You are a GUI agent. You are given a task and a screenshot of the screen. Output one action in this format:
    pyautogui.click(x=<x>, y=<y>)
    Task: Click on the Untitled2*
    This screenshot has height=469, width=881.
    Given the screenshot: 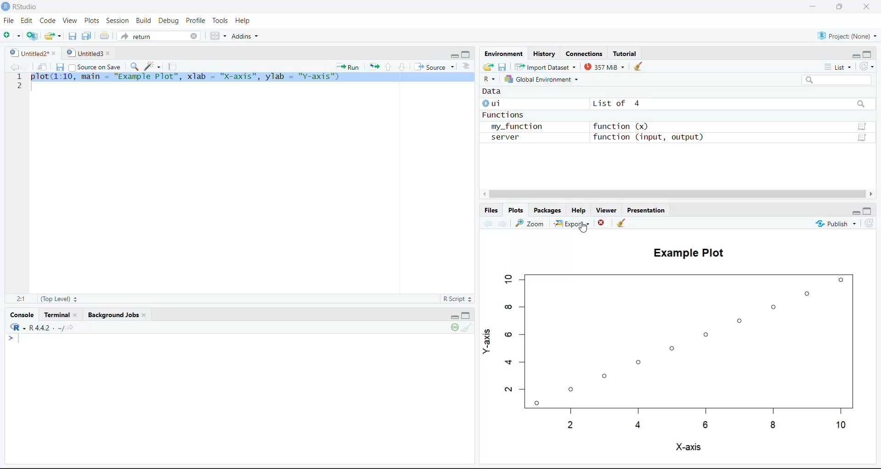 What is the action you would take?
    pyautogui.click(x=31, y=50)
    